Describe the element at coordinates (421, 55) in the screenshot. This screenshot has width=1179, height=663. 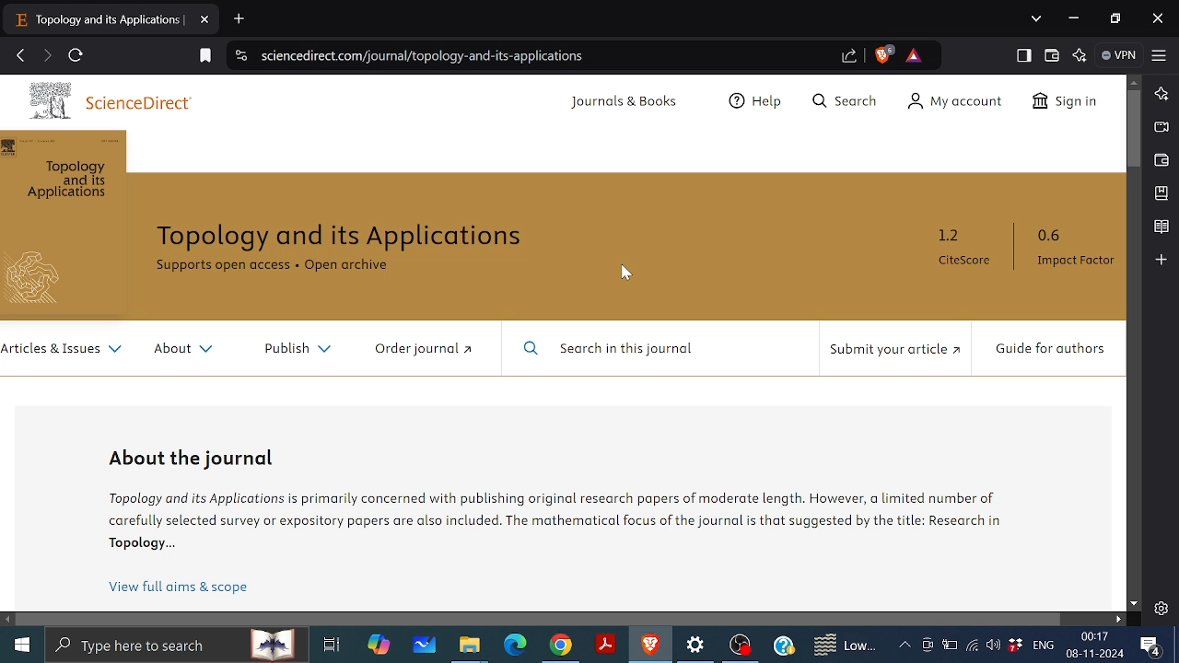
I see `sciencedirect.com/journal/topology-and-its-applications` at that location.